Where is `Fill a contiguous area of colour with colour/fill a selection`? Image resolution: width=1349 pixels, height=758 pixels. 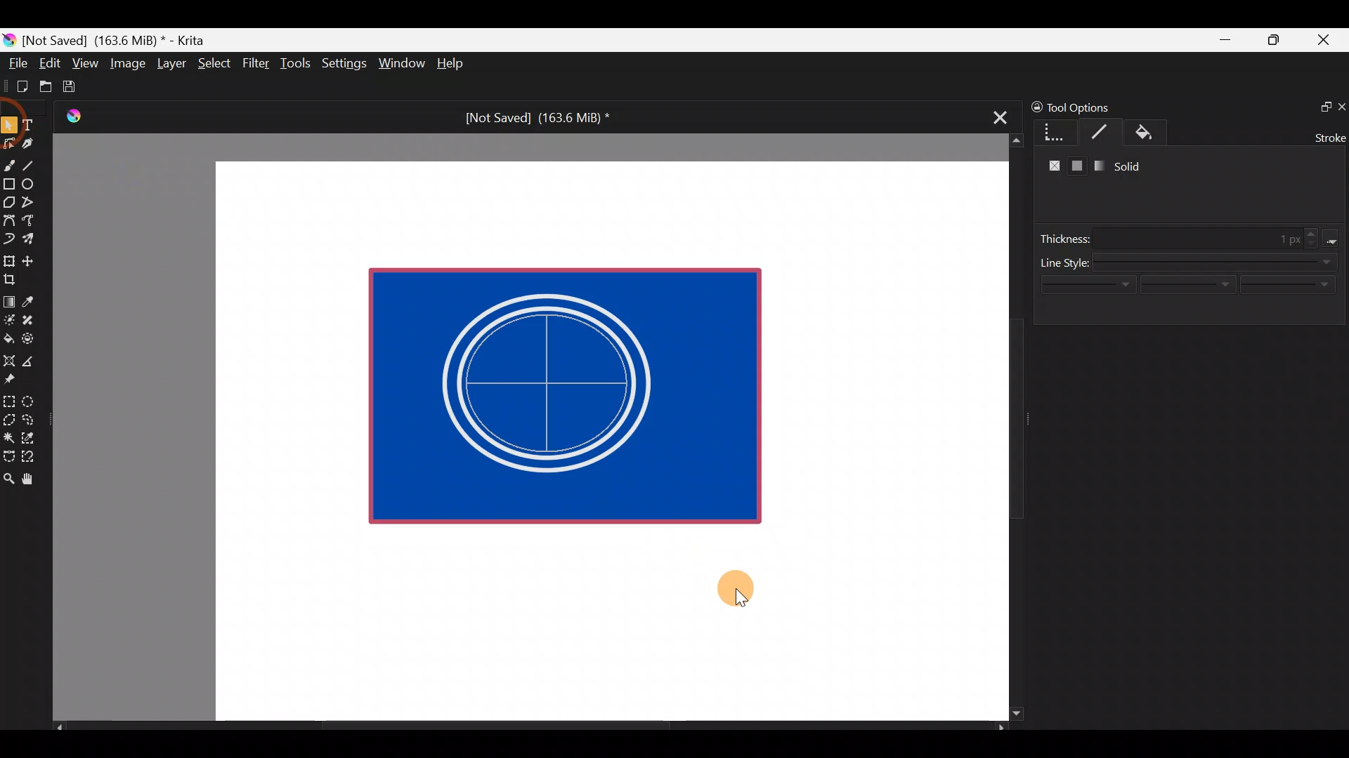
Fill a contiguous area of colour with colour/fill a selection is located at coordinates (8, 335).